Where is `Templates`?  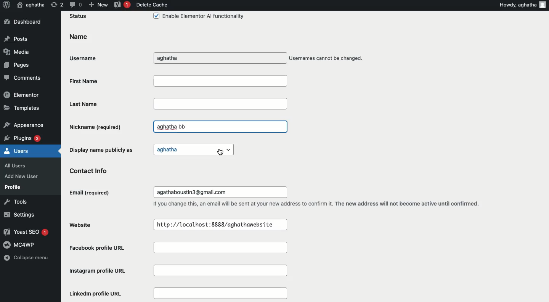 Templates is located at coordinates (22, 107).